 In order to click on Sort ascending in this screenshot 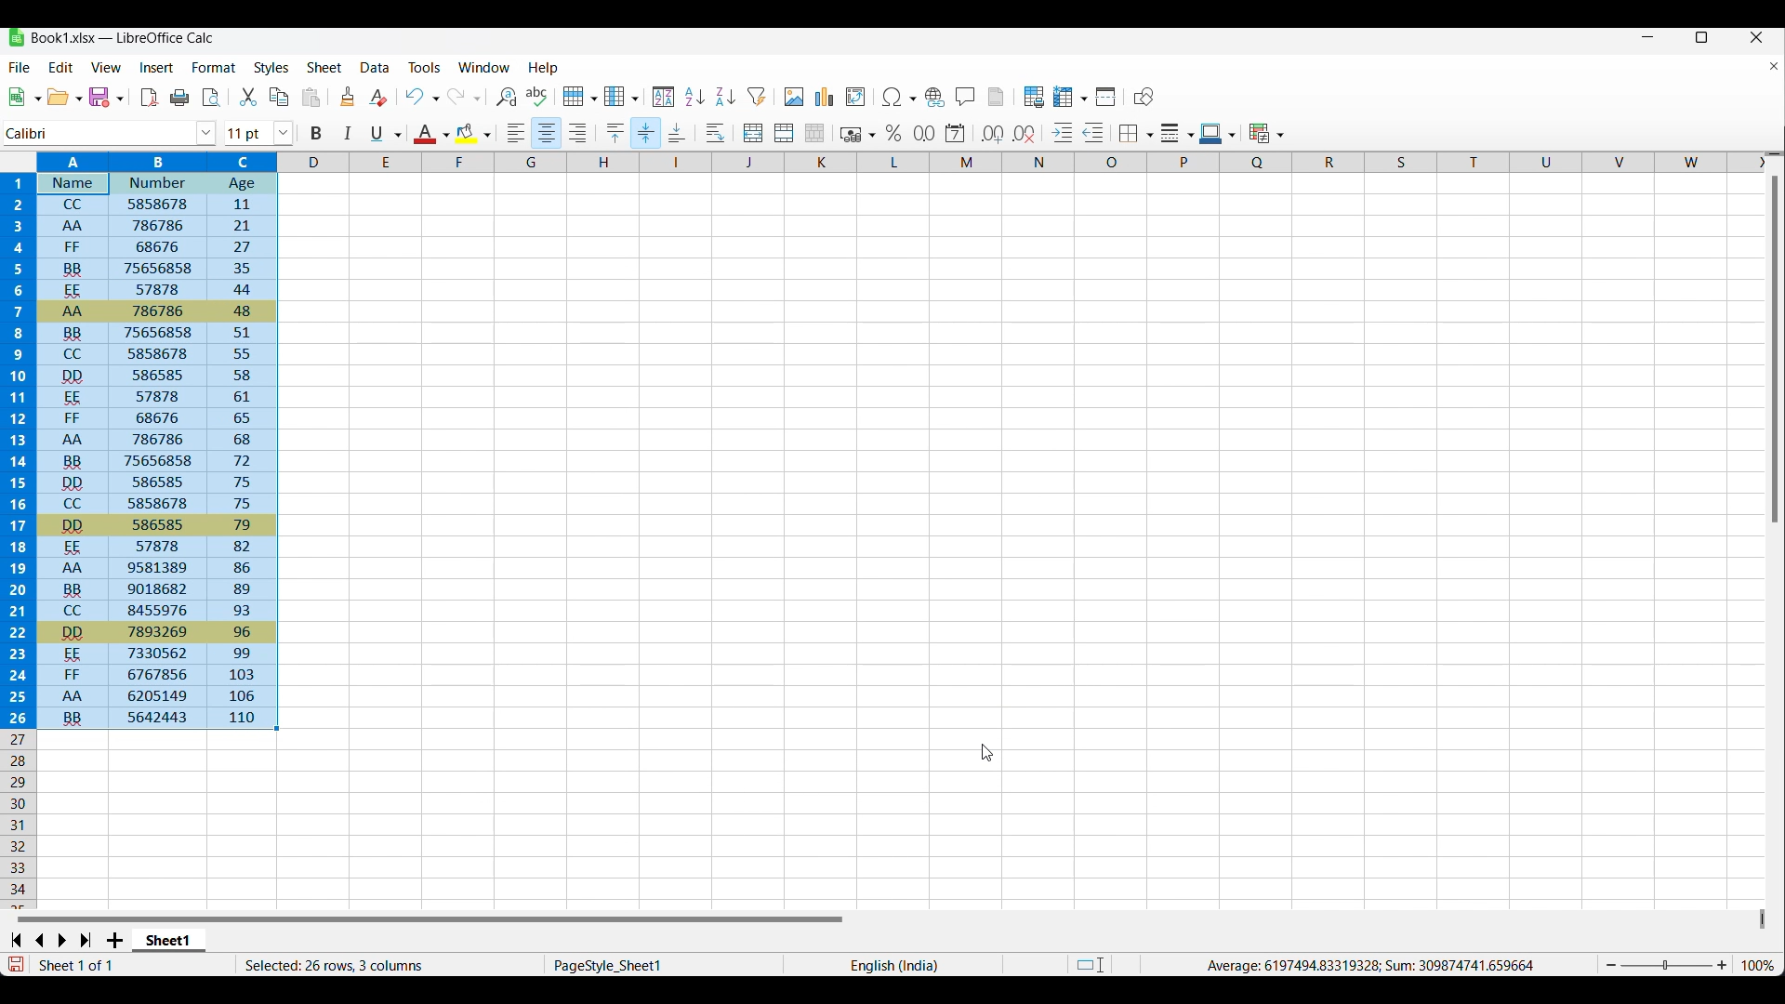, I will do `click(726, 97)`.